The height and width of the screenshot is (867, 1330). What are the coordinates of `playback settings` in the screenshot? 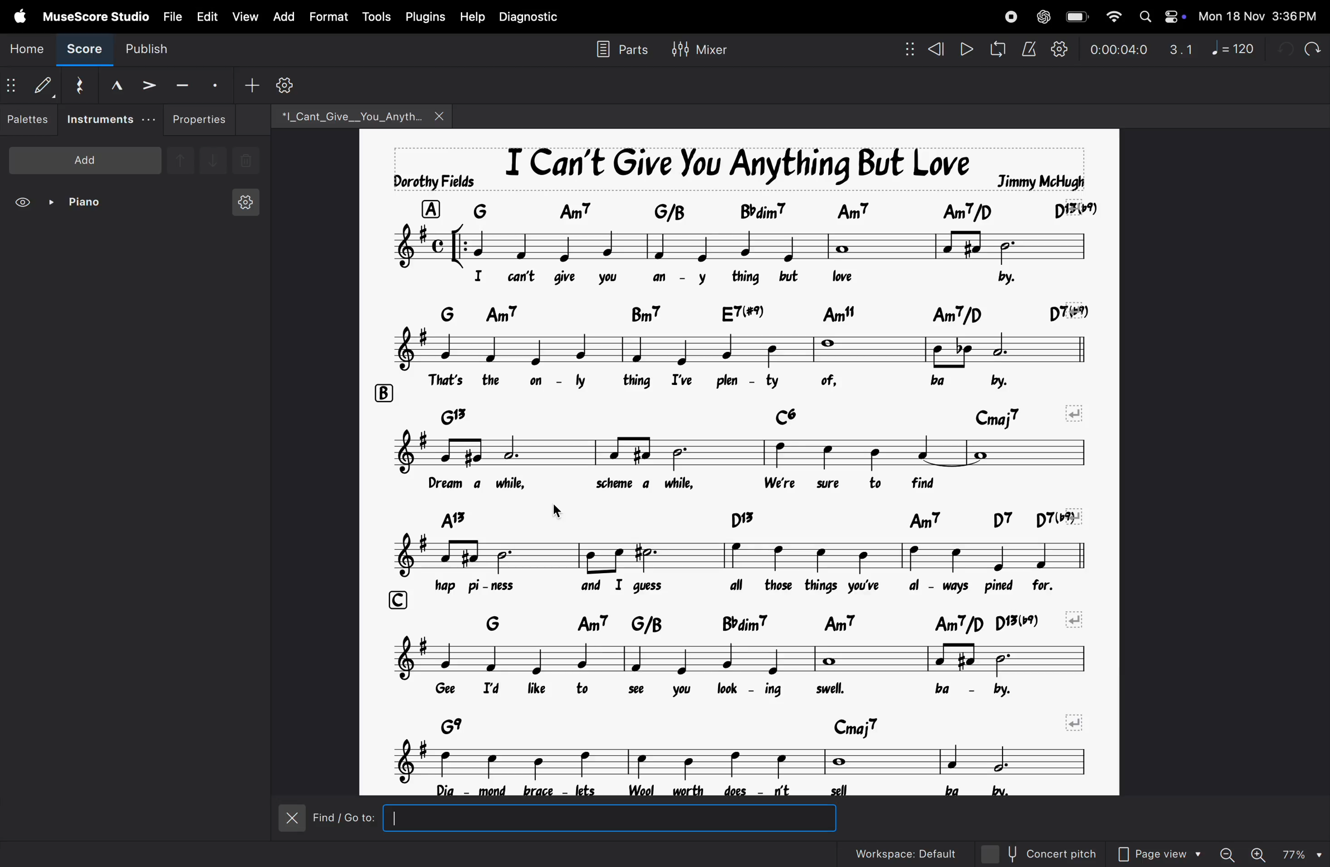 It's located at (1058, 50).